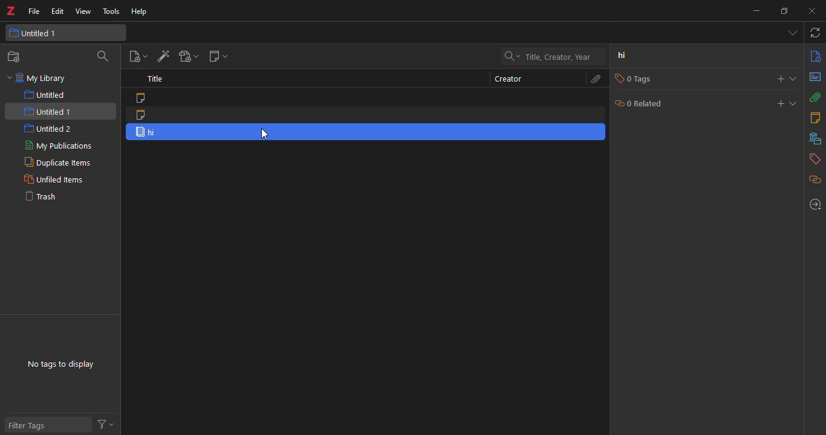 The height and width of the screenshot is (435, 826). What do you see at coordinates (594, 79) in the screenshot?
I see `attach` at bounding box center [594, 79].